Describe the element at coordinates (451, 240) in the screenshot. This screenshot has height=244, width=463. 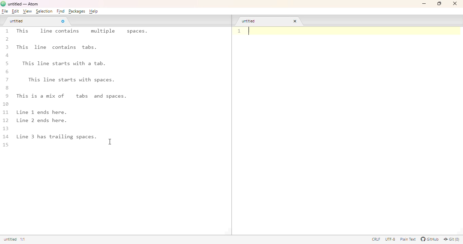
I see `git(0)` at that location.